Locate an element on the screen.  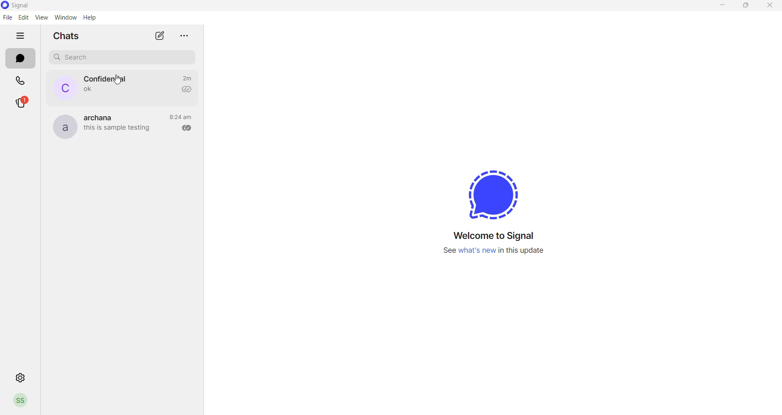
edit is located at coordinates (23, 17).